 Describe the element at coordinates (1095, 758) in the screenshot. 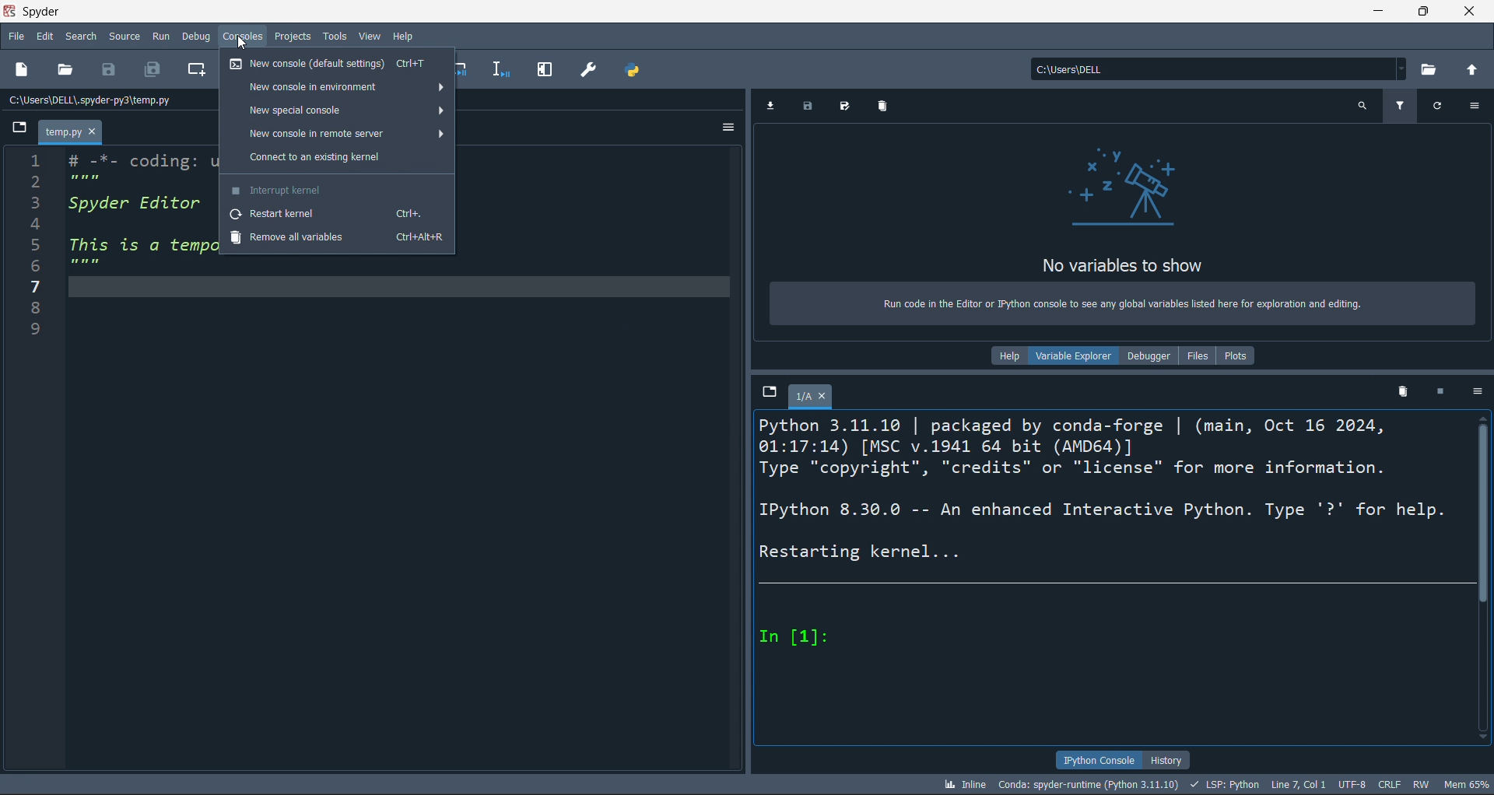

I see `ipython console` at that location.